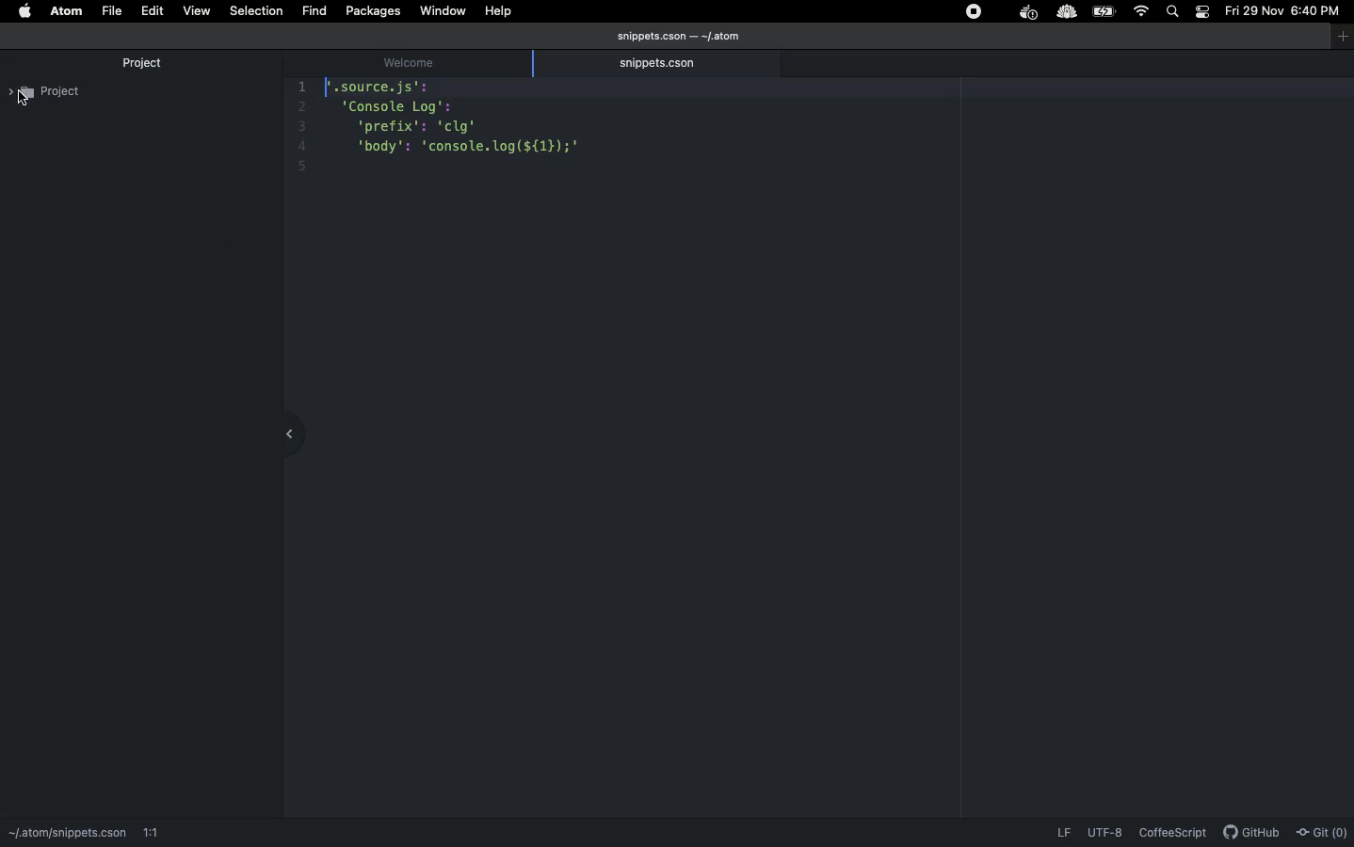 Image resolution: width=1354 pixels, height=847 pixels. I want to click on line number, so click(300, 130).